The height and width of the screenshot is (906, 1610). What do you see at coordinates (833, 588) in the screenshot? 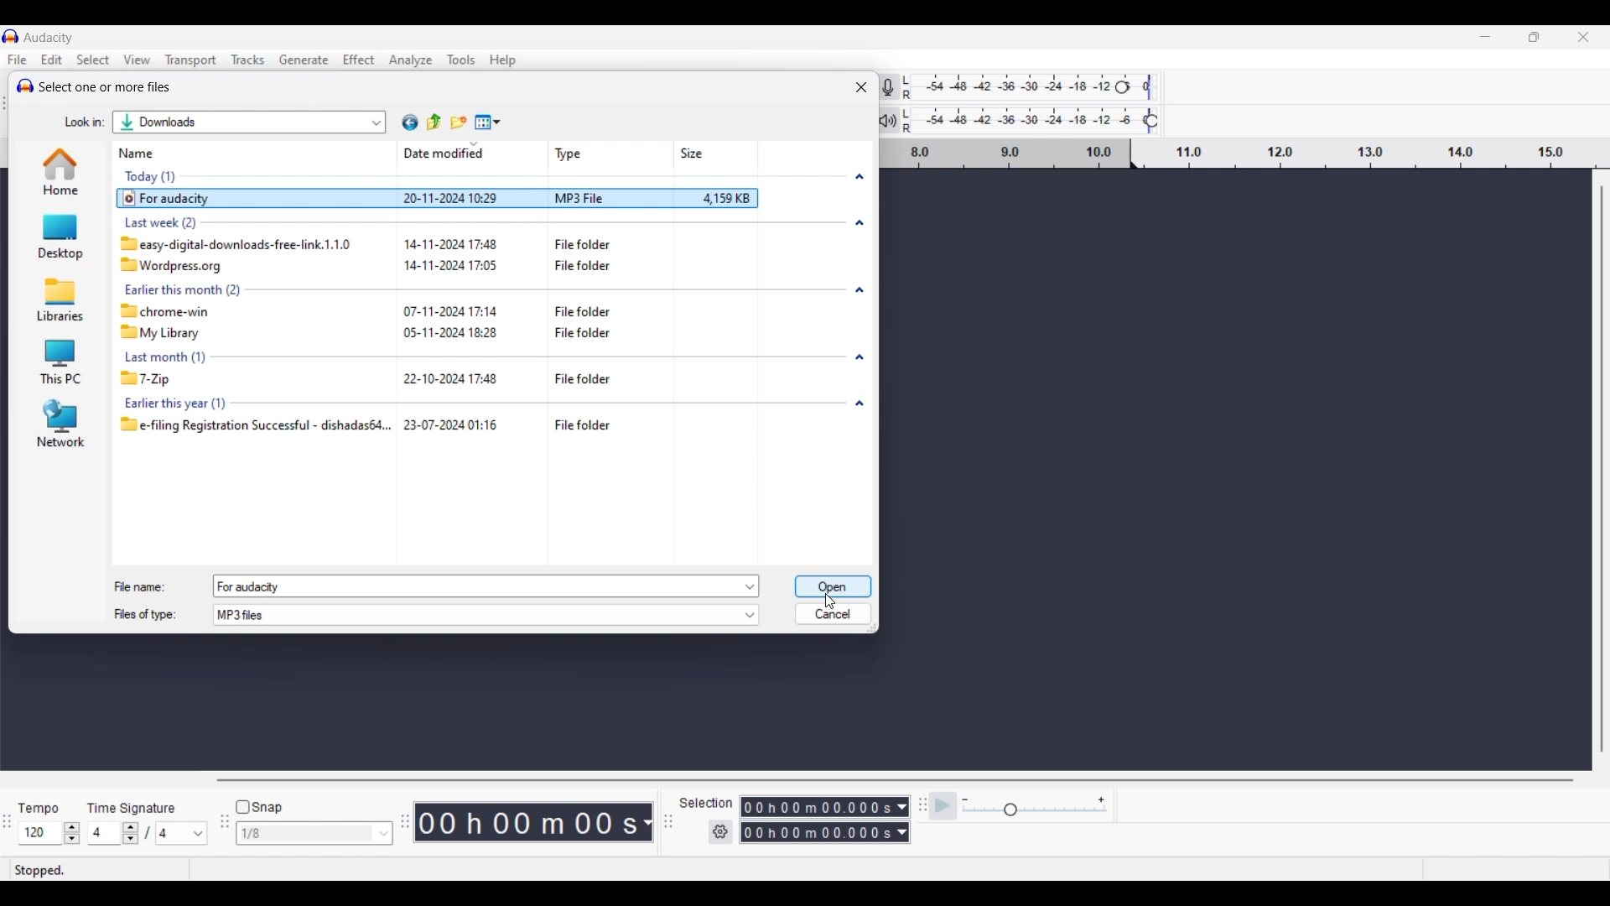
I see `Save inputs made` at bounding box center [833, 588].